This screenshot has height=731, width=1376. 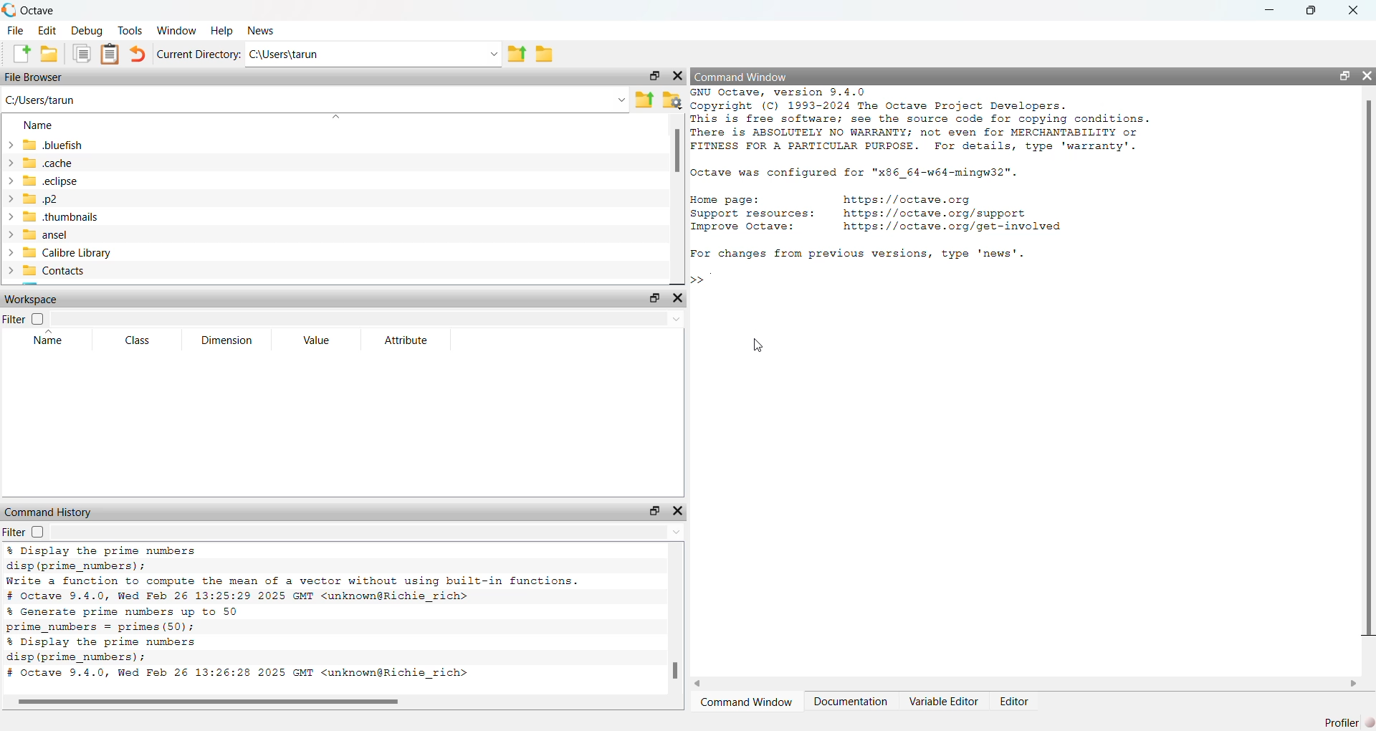 I want to click on scroll bar, so click(x=675, y=670).